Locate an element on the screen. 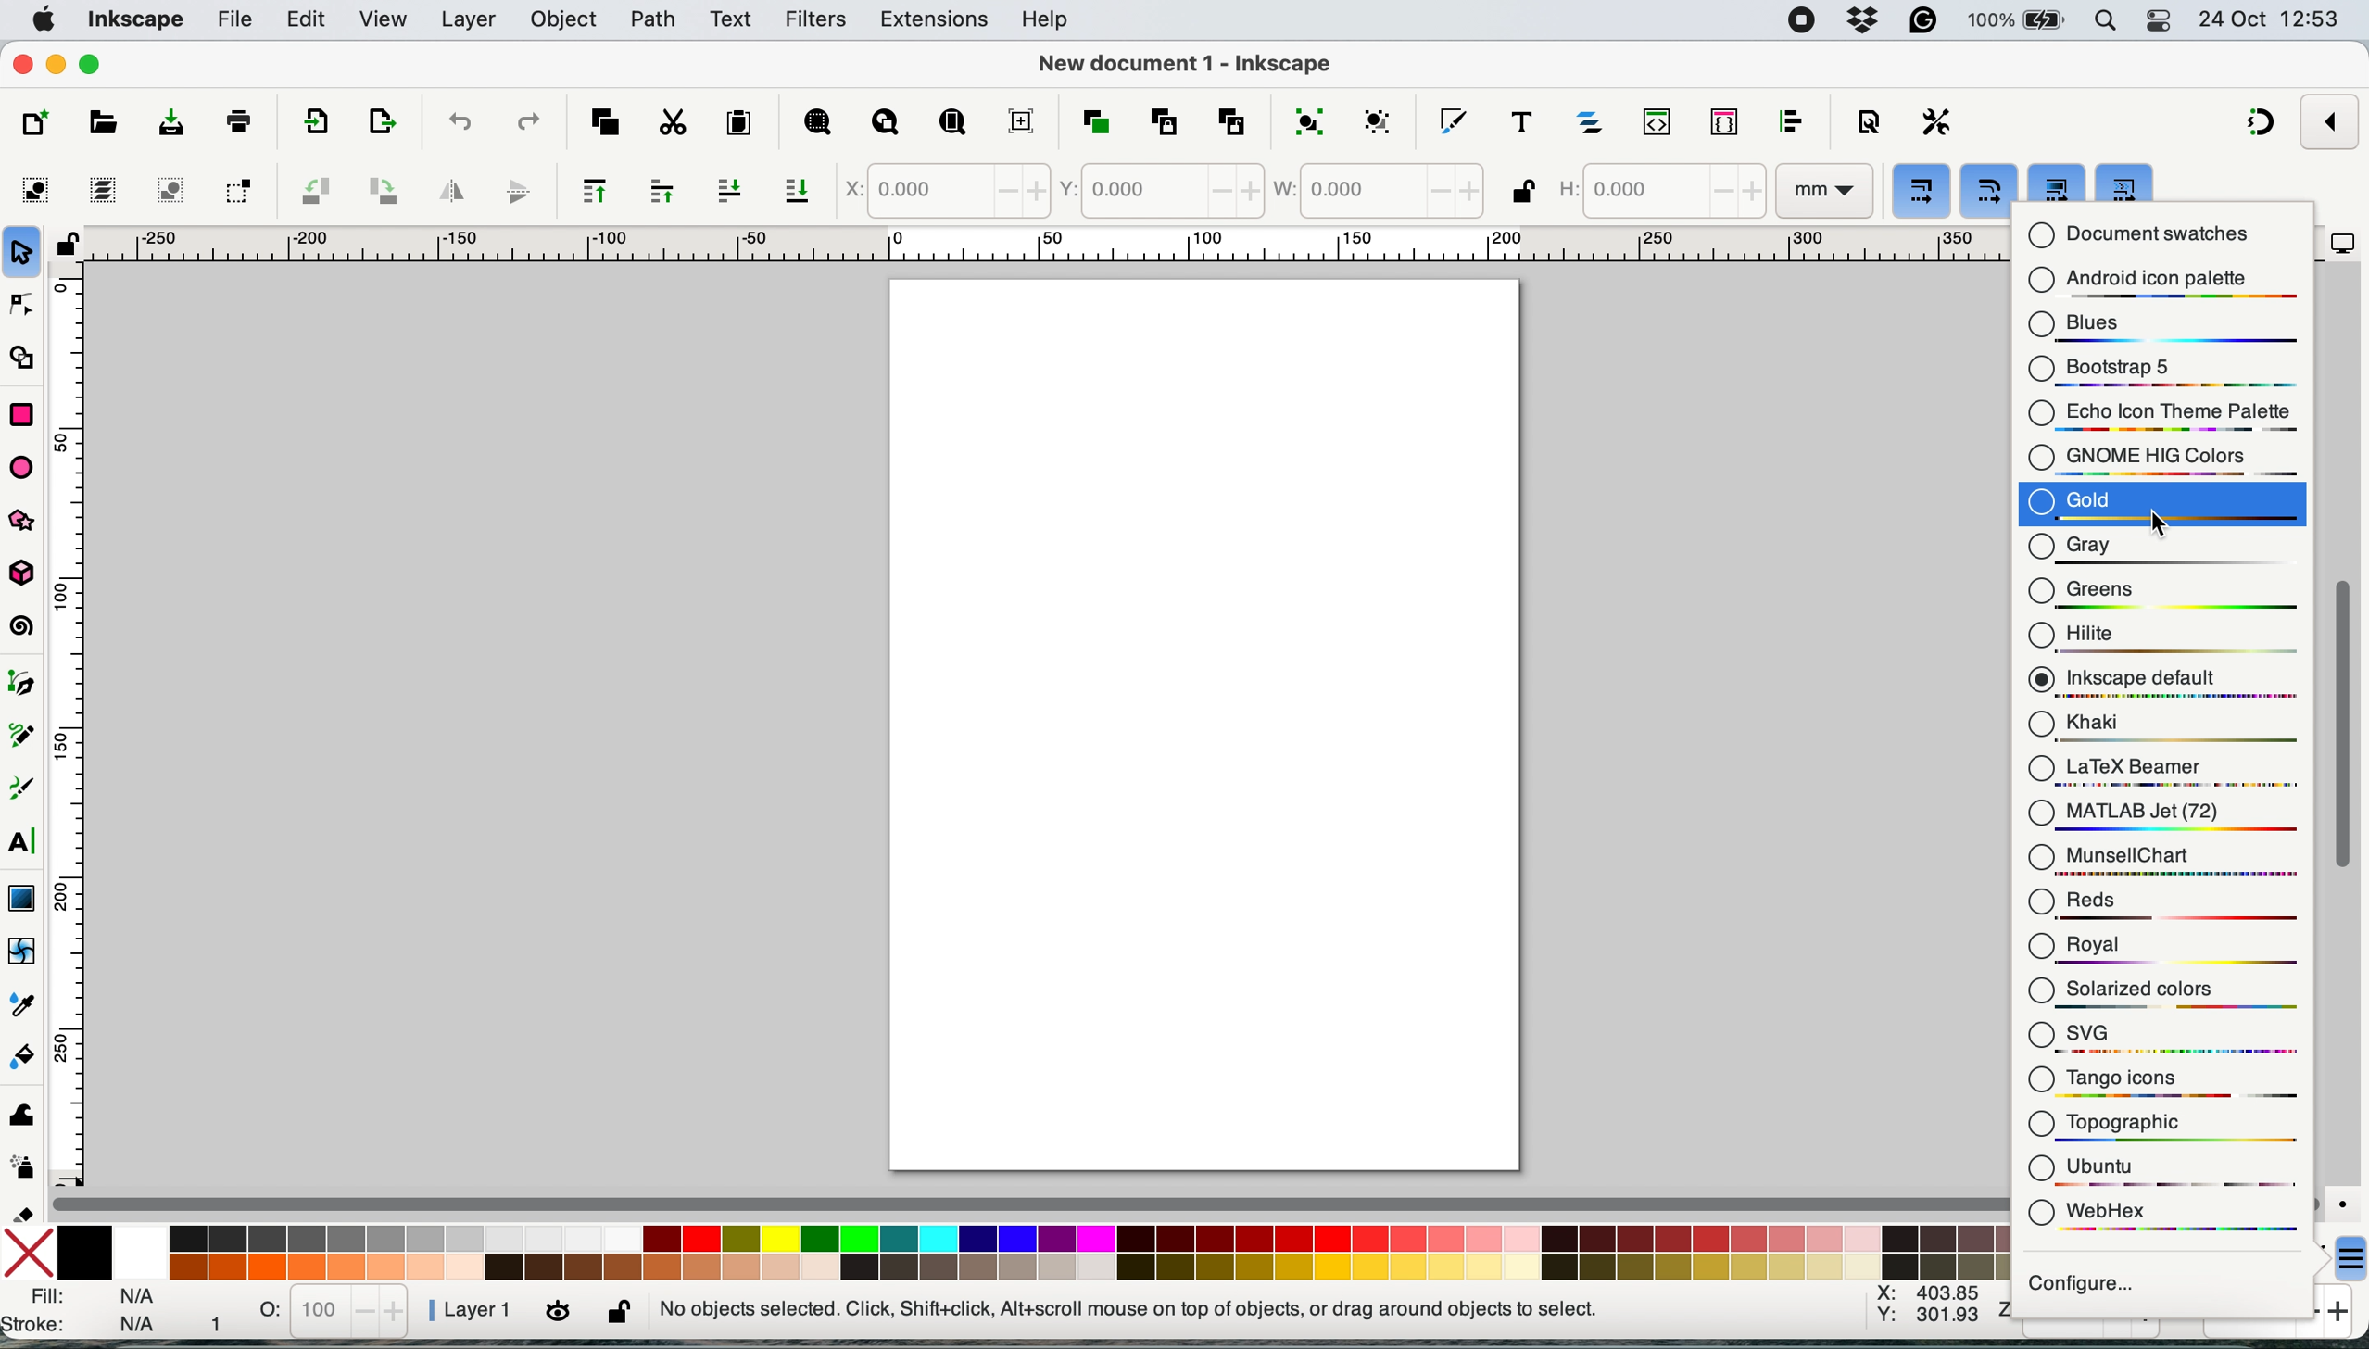 The height and width of the screenshot is (1349, 2369). tweak tool is located at coordinates (21, 1121).